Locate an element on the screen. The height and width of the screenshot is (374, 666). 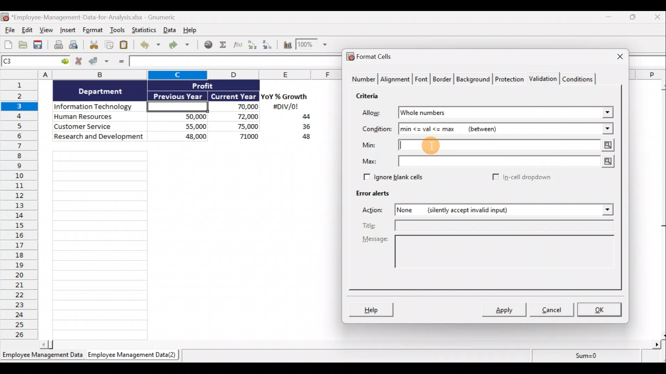
Error alerts is located at coordinates (375, 196).